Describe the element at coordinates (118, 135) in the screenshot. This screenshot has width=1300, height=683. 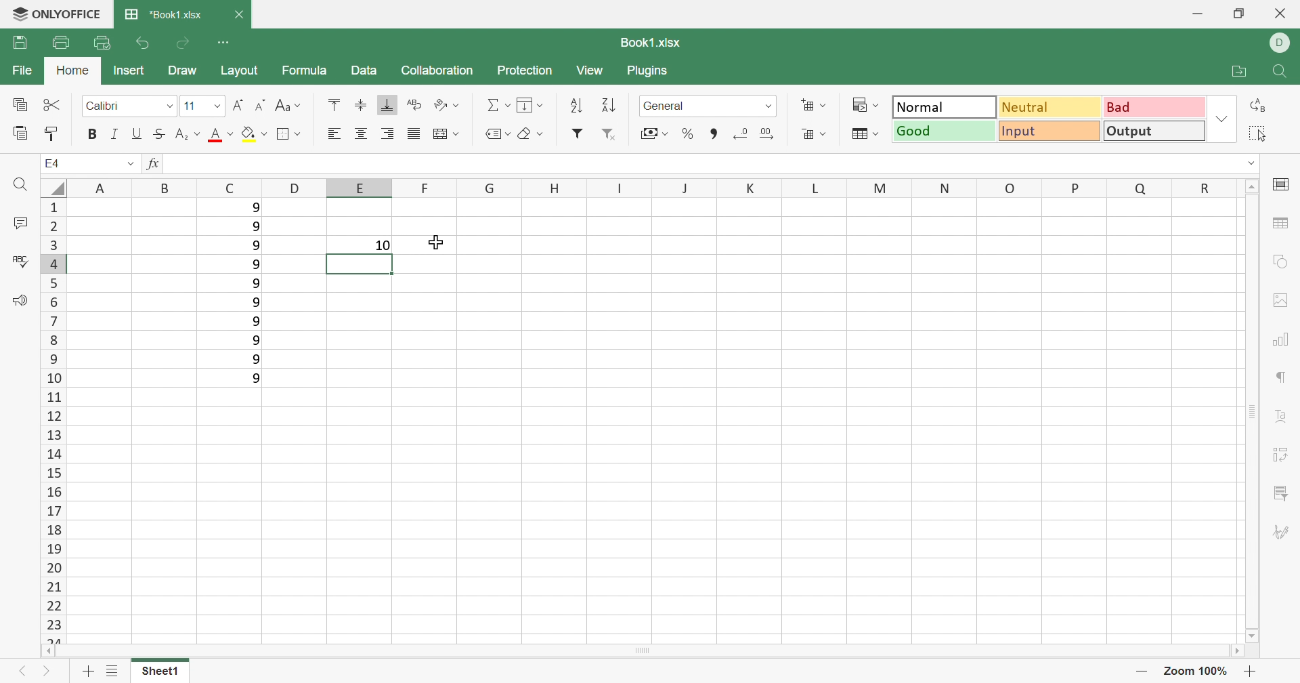
I see `Italic` at that location.